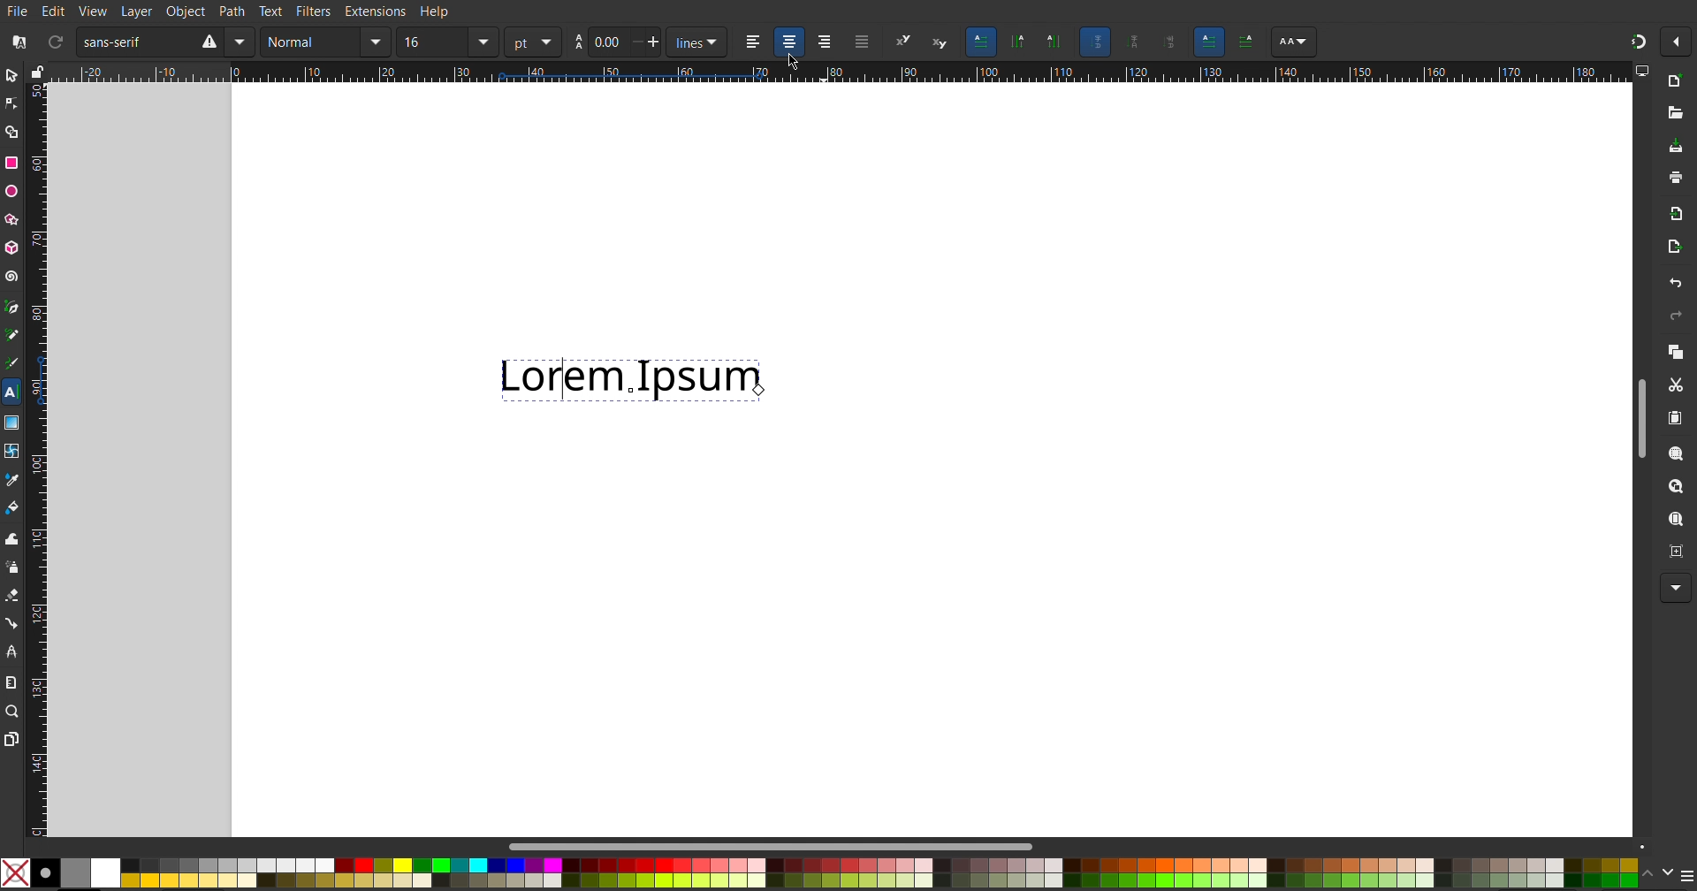 The height and width of the screenshot is (891, 1697). I want to click on Text Tool, so click(14, 394).